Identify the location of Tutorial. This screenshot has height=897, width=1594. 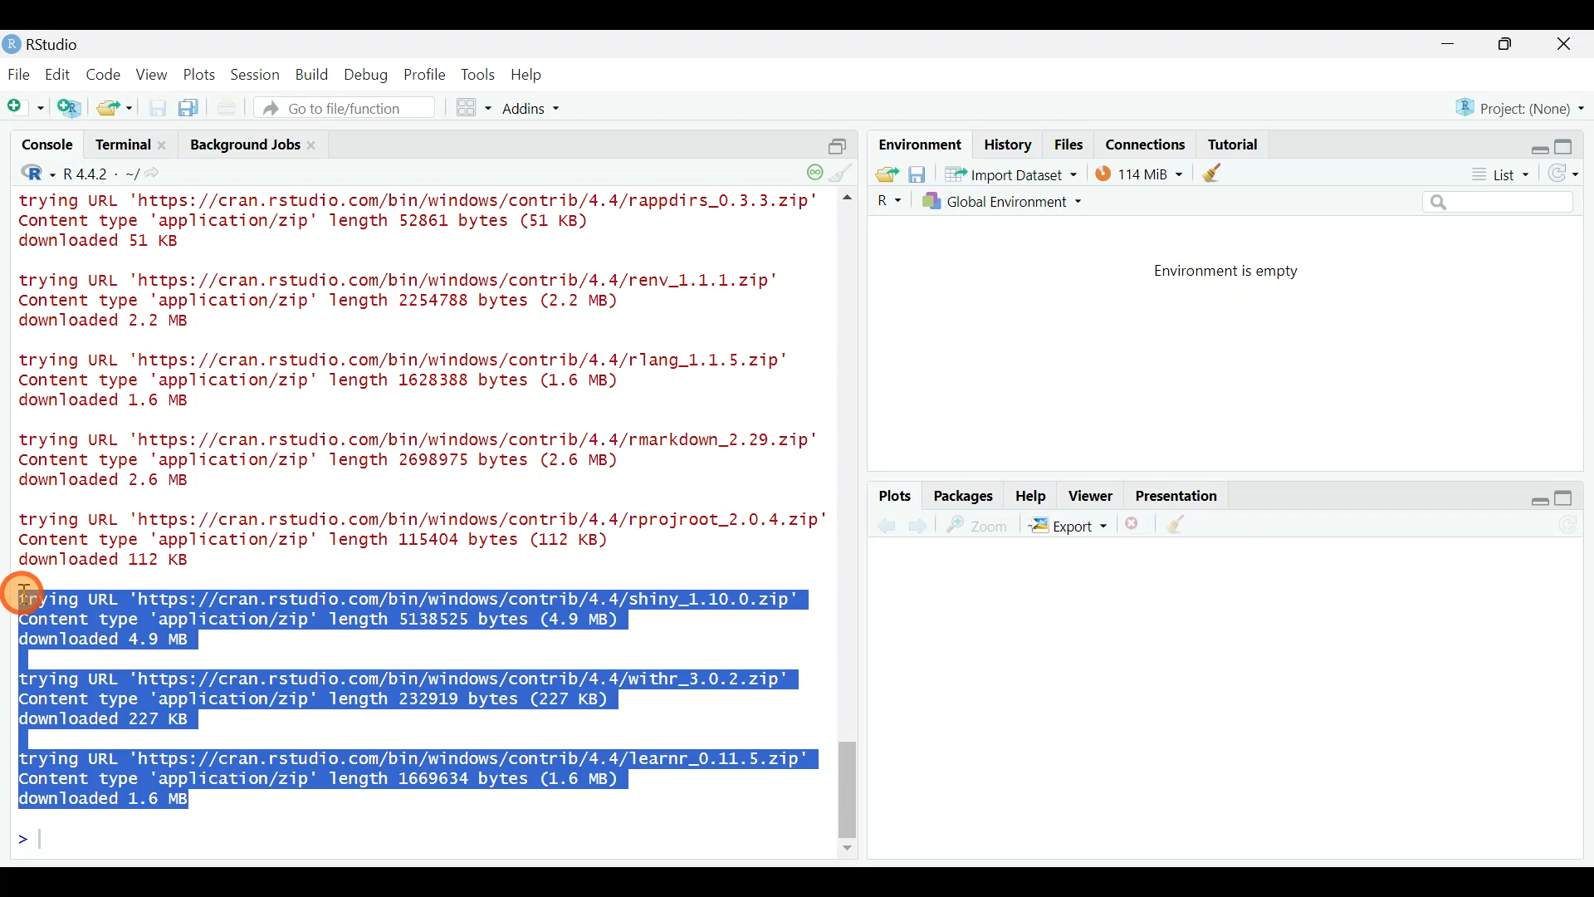
(1232, 141).